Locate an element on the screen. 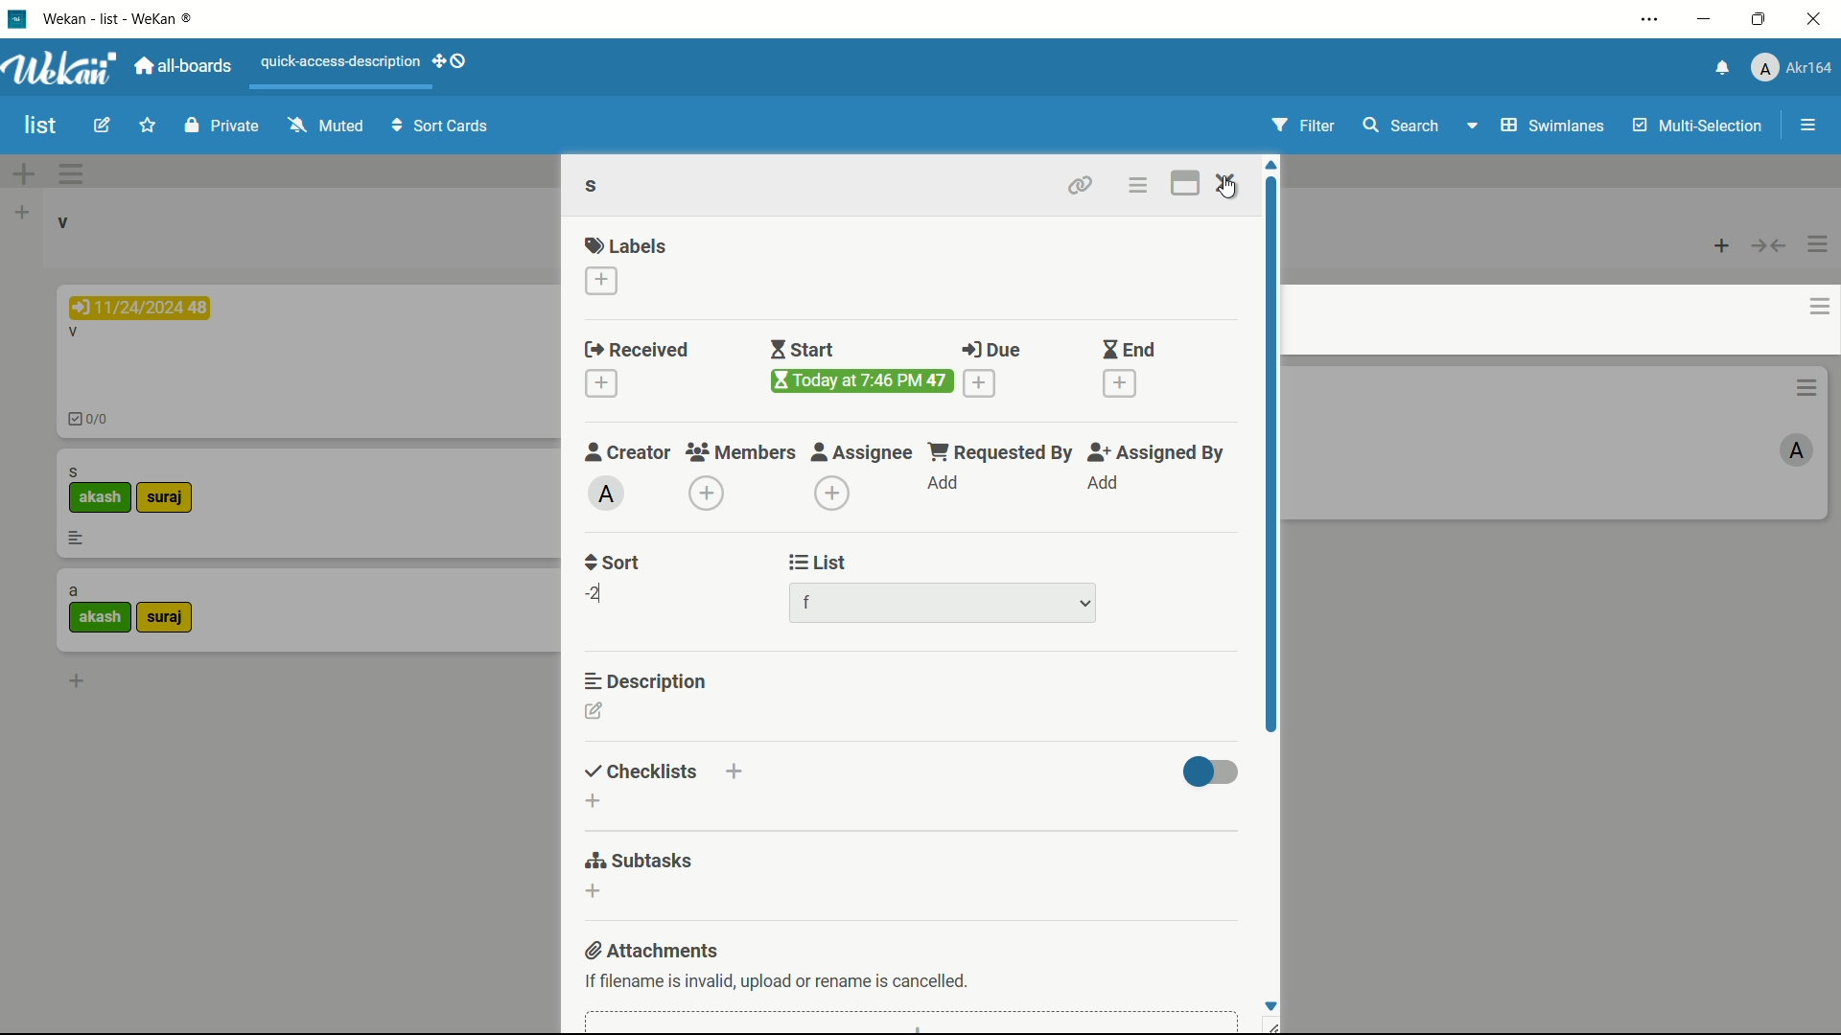 This screenshot has width=1841, height=1035. scroll bar is located at coordinates (1270, 454).